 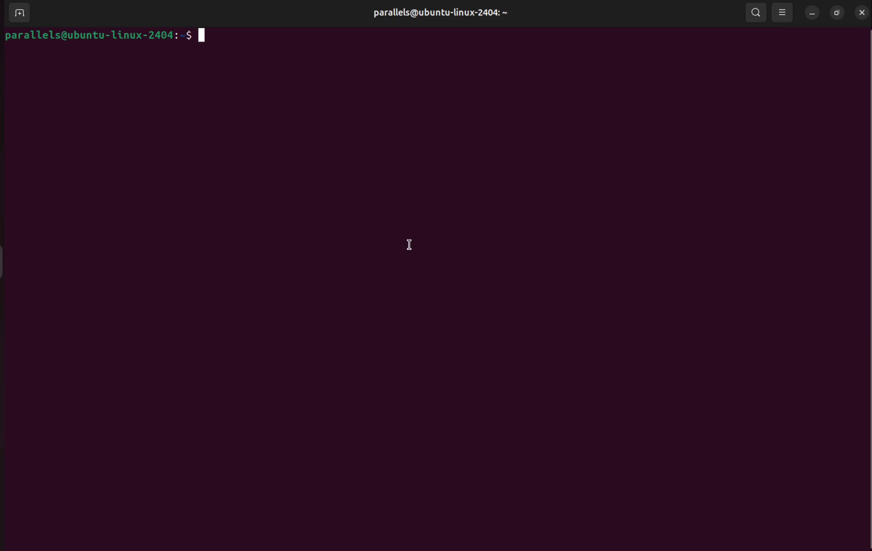 What do you see at coordinates (867, 289) in the screenshot?
I see `Scrollbar` at bounding box center [867, 289].